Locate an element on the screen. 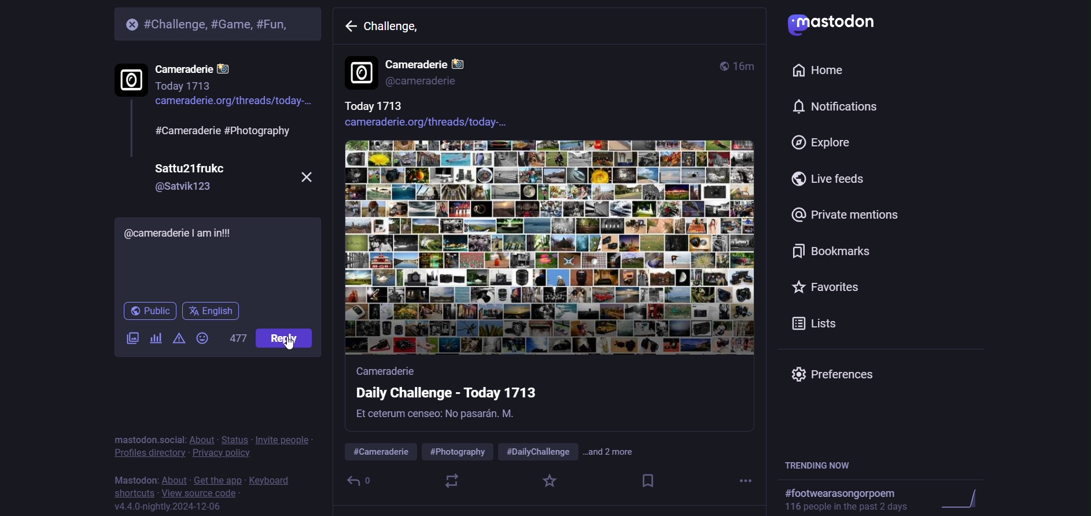 This screenshot has width=1091, height=516. public is located at coordinates (152, 309).